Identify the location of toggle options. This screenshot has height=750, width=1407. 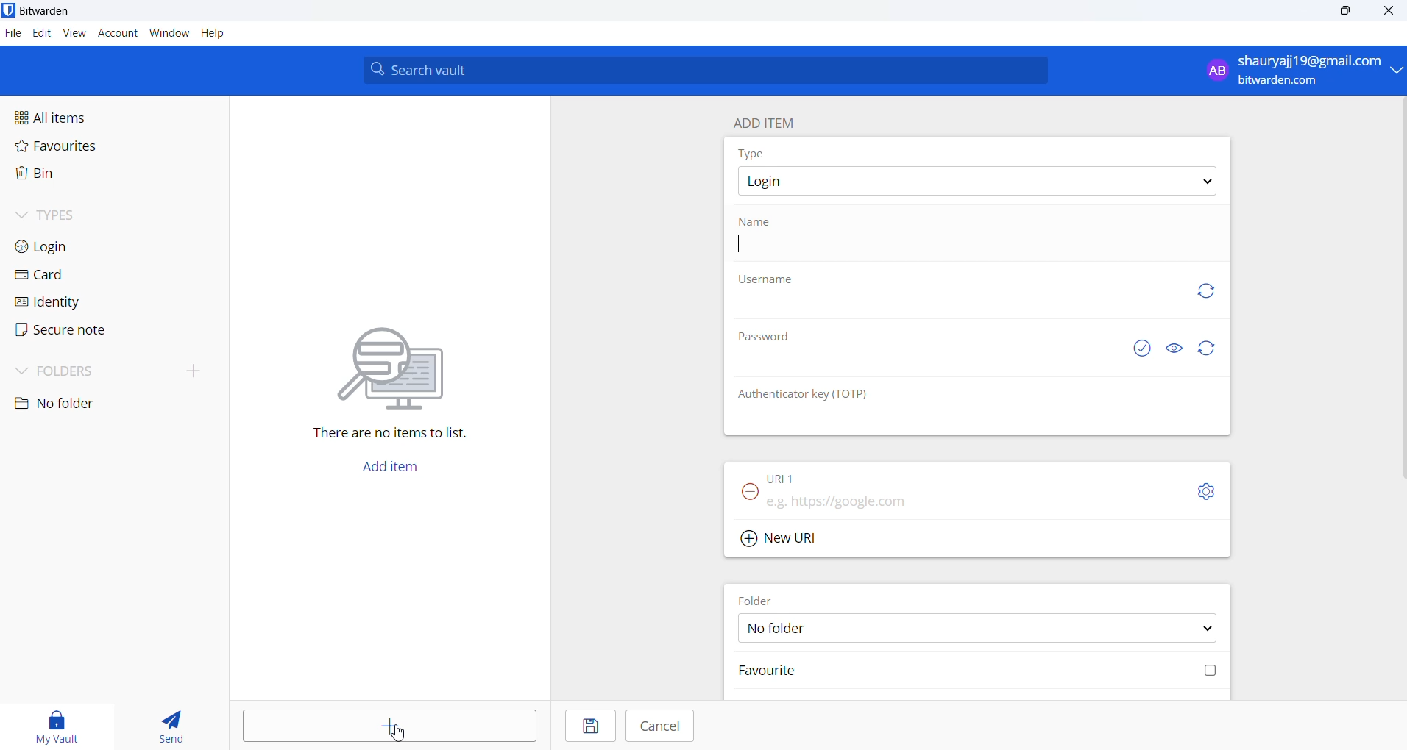
(1206, 491).